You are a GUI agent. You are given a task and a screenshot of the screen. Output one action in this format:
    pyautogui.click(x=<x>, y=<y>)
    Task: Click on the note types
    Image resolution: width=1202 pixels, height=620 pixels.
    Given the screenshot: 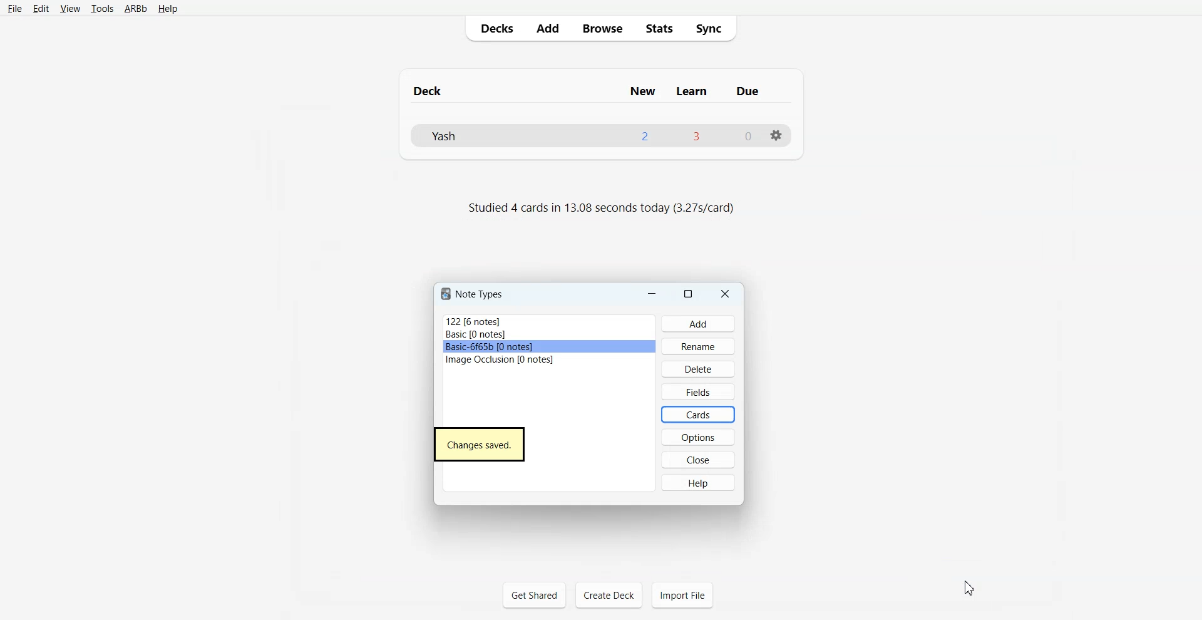 What is the action you would take?
    pyautogui.click(x=471, y=294)
    